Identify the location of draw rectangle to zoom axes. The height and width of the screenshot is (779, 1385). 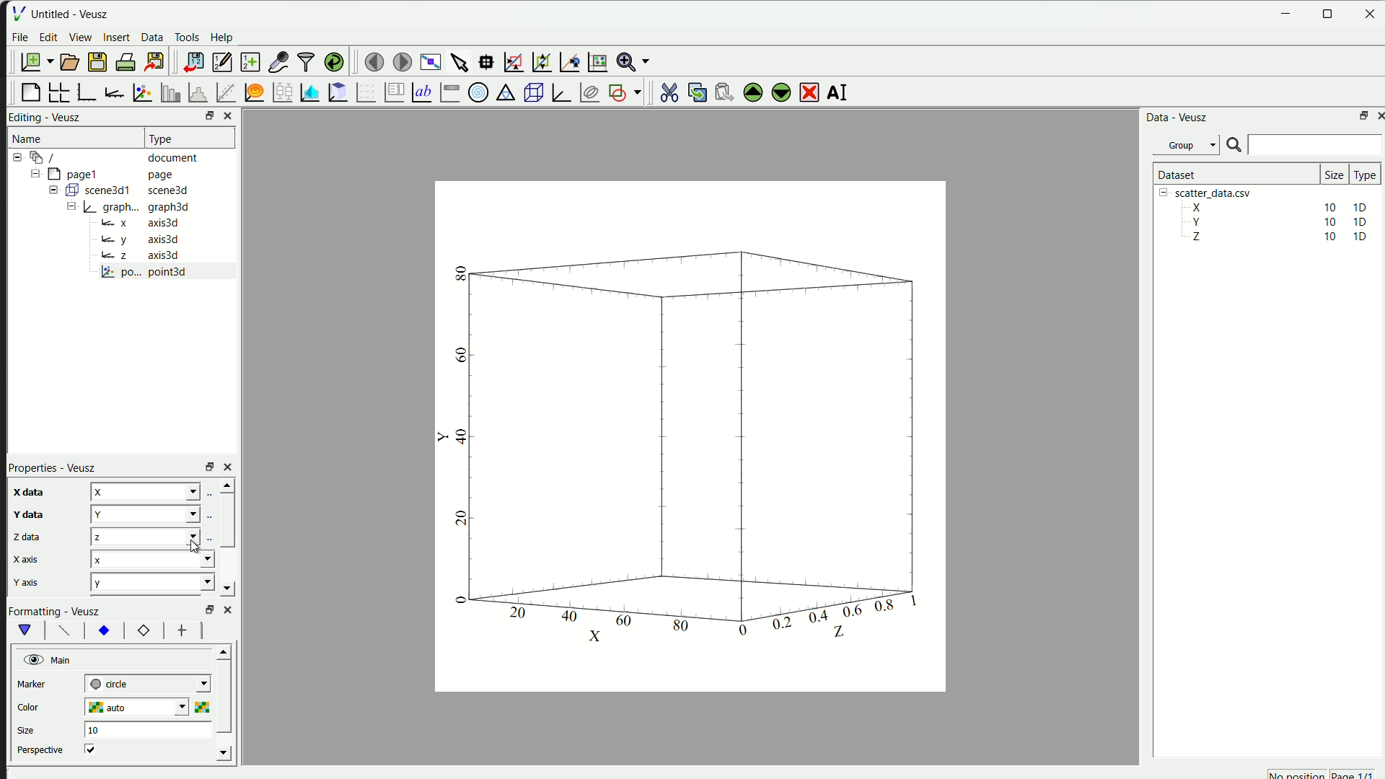
(514, 60).